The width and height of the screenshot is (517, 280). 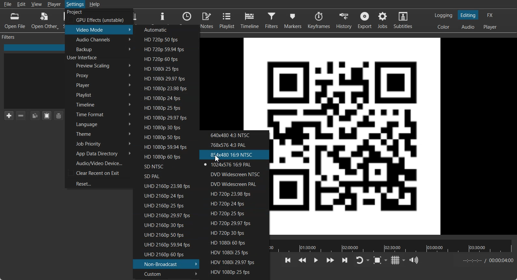 I want to click on UHD 2160p 24 fps, so click(x=164, y=195).